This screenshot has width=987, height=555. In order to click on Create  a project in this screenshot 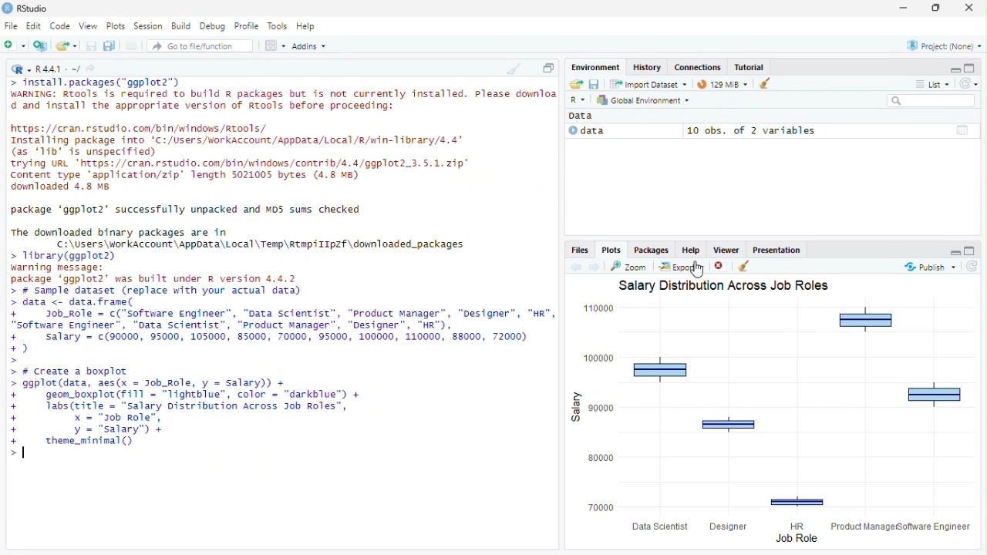, I will do `click(42, 45)`.